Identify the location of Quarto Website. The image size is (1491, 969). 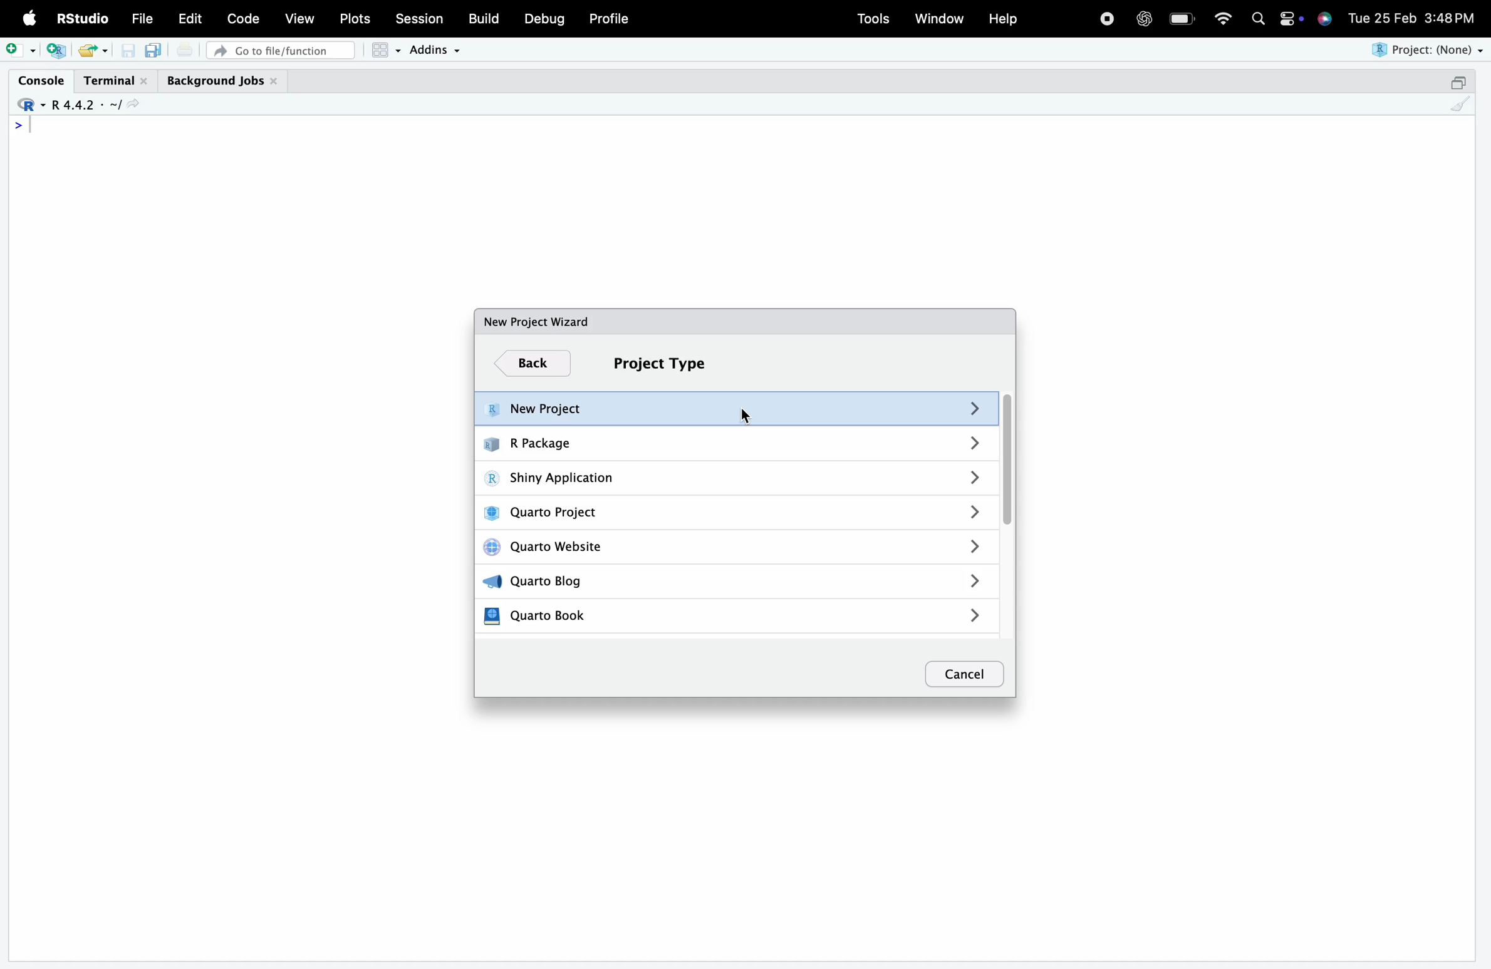
(737, 548).